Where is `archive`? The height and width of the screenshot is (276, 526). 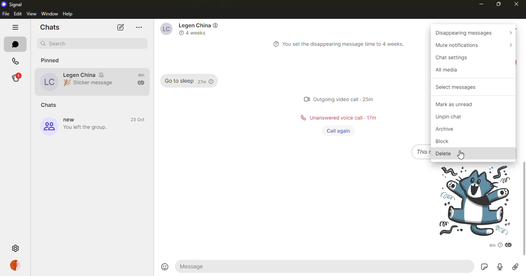
archive is located at coordinates (449, 129).